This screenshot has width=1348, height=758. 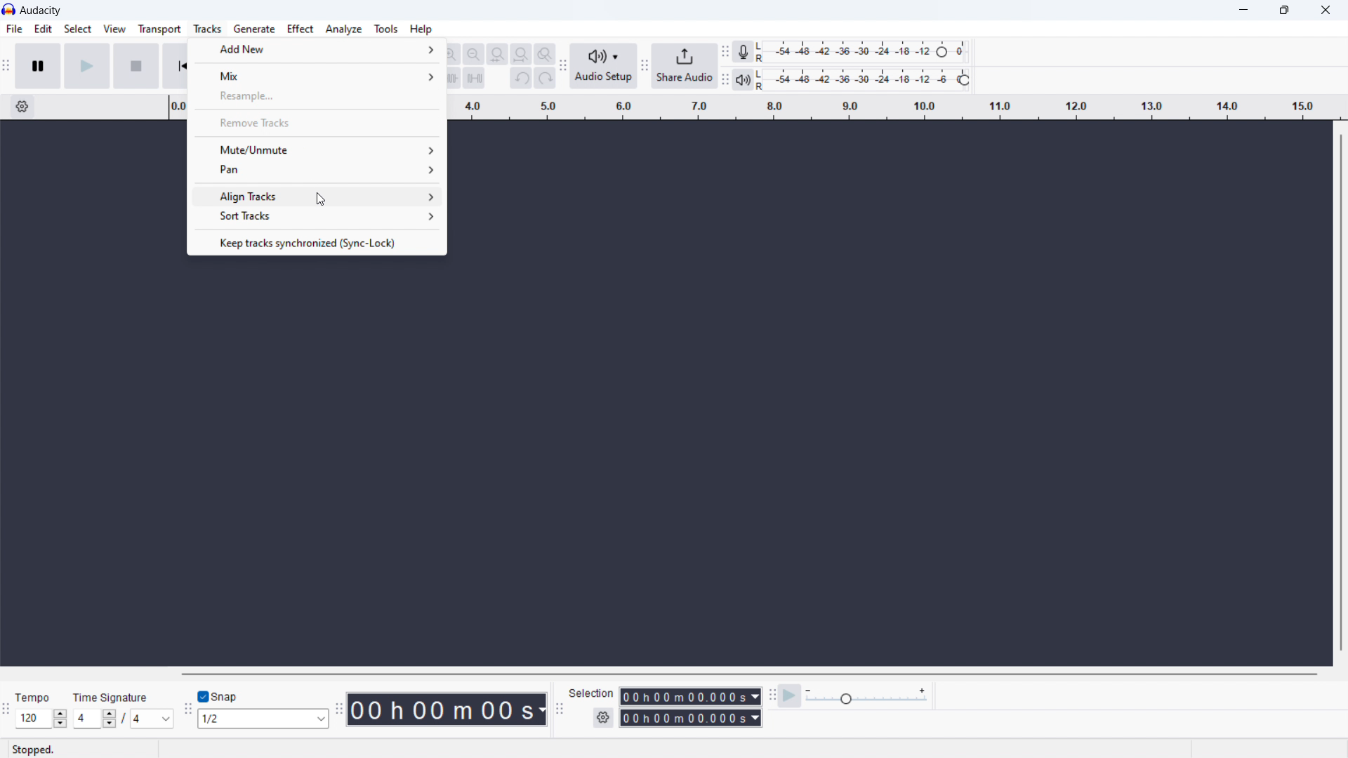 What do you see at coordinates (315, 149) in the screenshot?
I see `mute/unmute` at bounding box center [315, 149].